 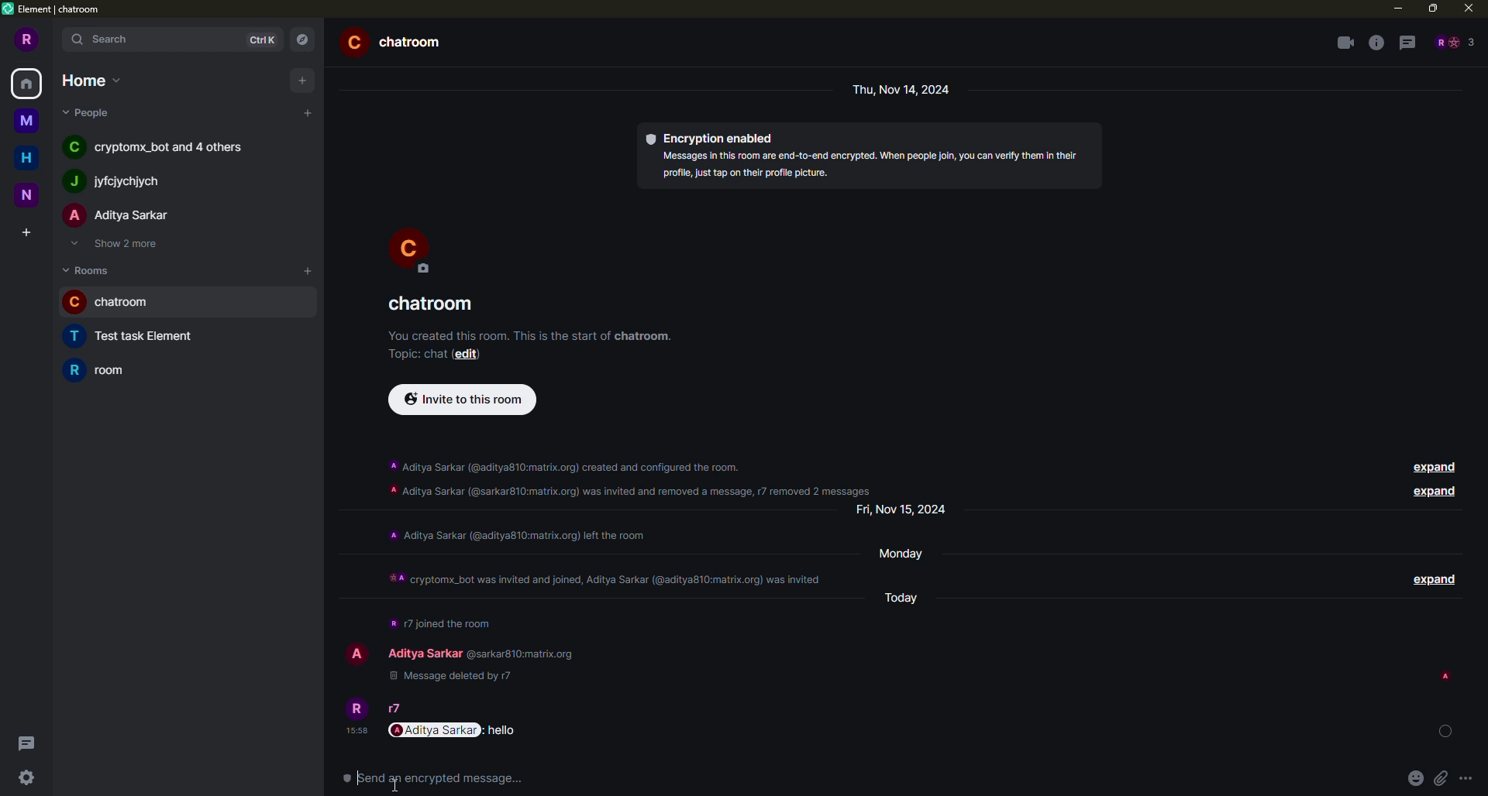 I want to click on info, so click(x=1376, y=43).